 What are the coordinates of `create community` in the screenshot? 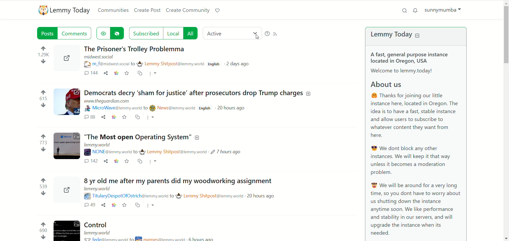 It's located at (188, 10).